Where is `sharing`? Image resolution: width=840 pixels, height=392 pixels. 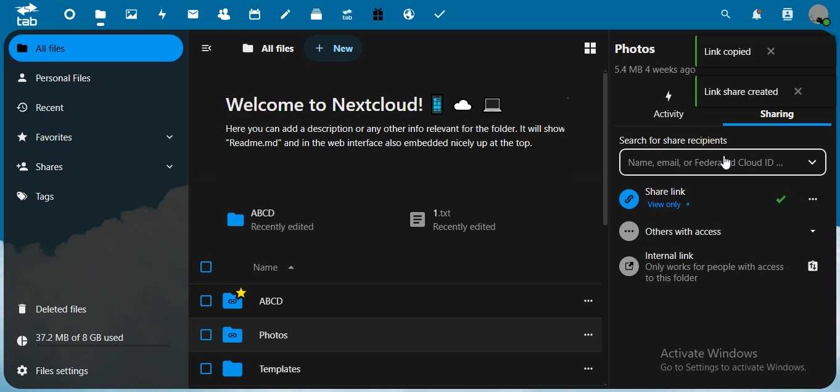
sharing is located at coordinates (782, 116).